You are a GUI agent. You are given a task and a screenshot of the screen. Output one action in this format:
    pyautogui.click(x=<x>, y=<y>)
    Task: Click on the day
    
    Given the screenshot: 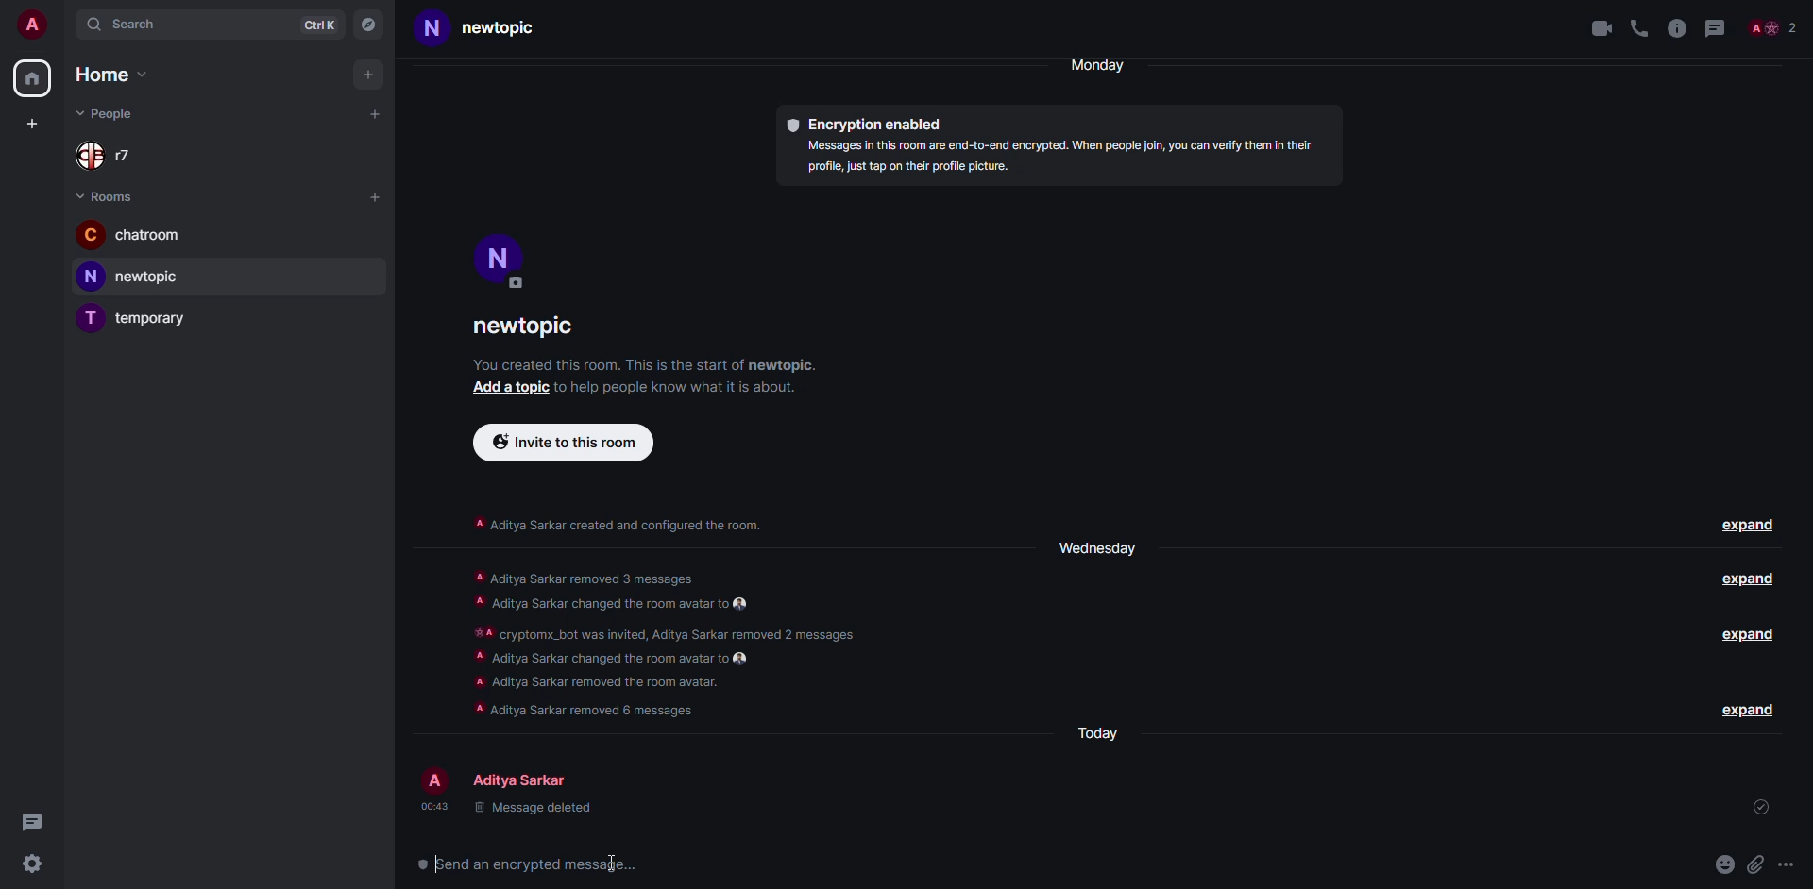 What is the action you would take?
    pyautogui.click(x=1096, y=730)
    